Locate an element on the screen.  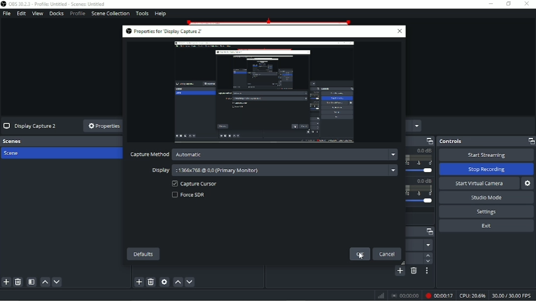
Pointer is located at coordinates (362, 260).